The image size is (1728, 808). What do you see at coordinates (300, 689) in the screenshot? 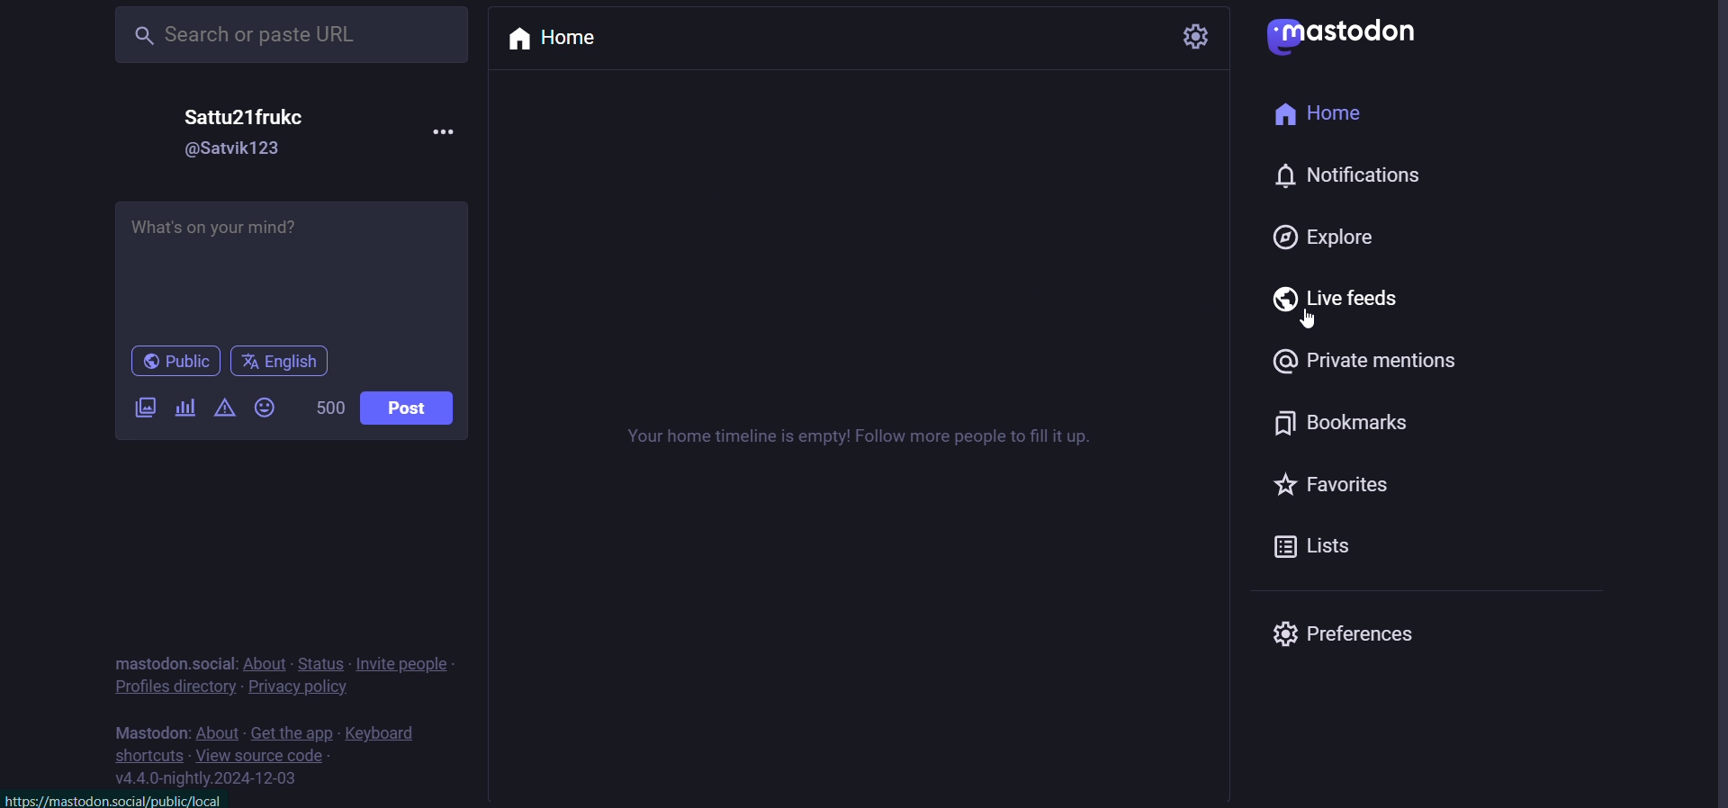
I see `privacy policy` at bounding box center [300, 689].